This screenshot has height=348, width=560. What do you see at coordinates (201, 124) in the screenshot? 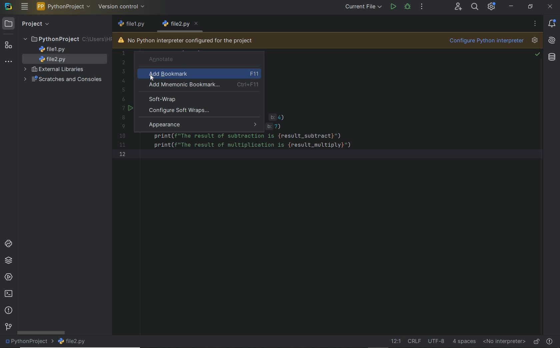
I see `appearance` at bounding box center [201, 124].